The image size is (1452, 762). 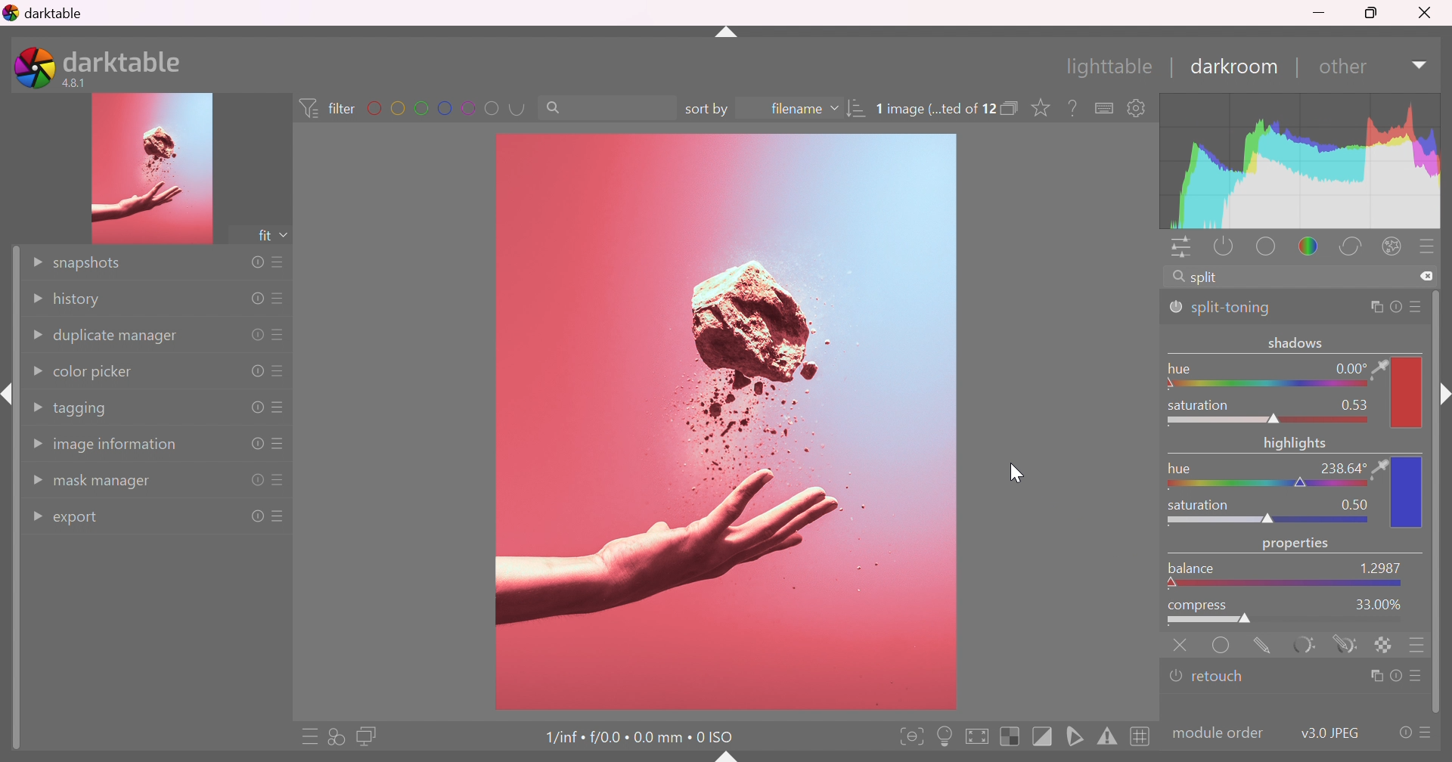 What do you see at coordinates (1272, 519) in the screenshot?
I see `slider` at bounding box center [1272, 519].